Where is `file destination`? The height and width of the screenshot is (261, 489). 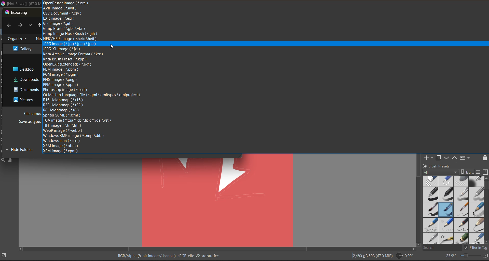
file destination is located at coordinates (26, 89).